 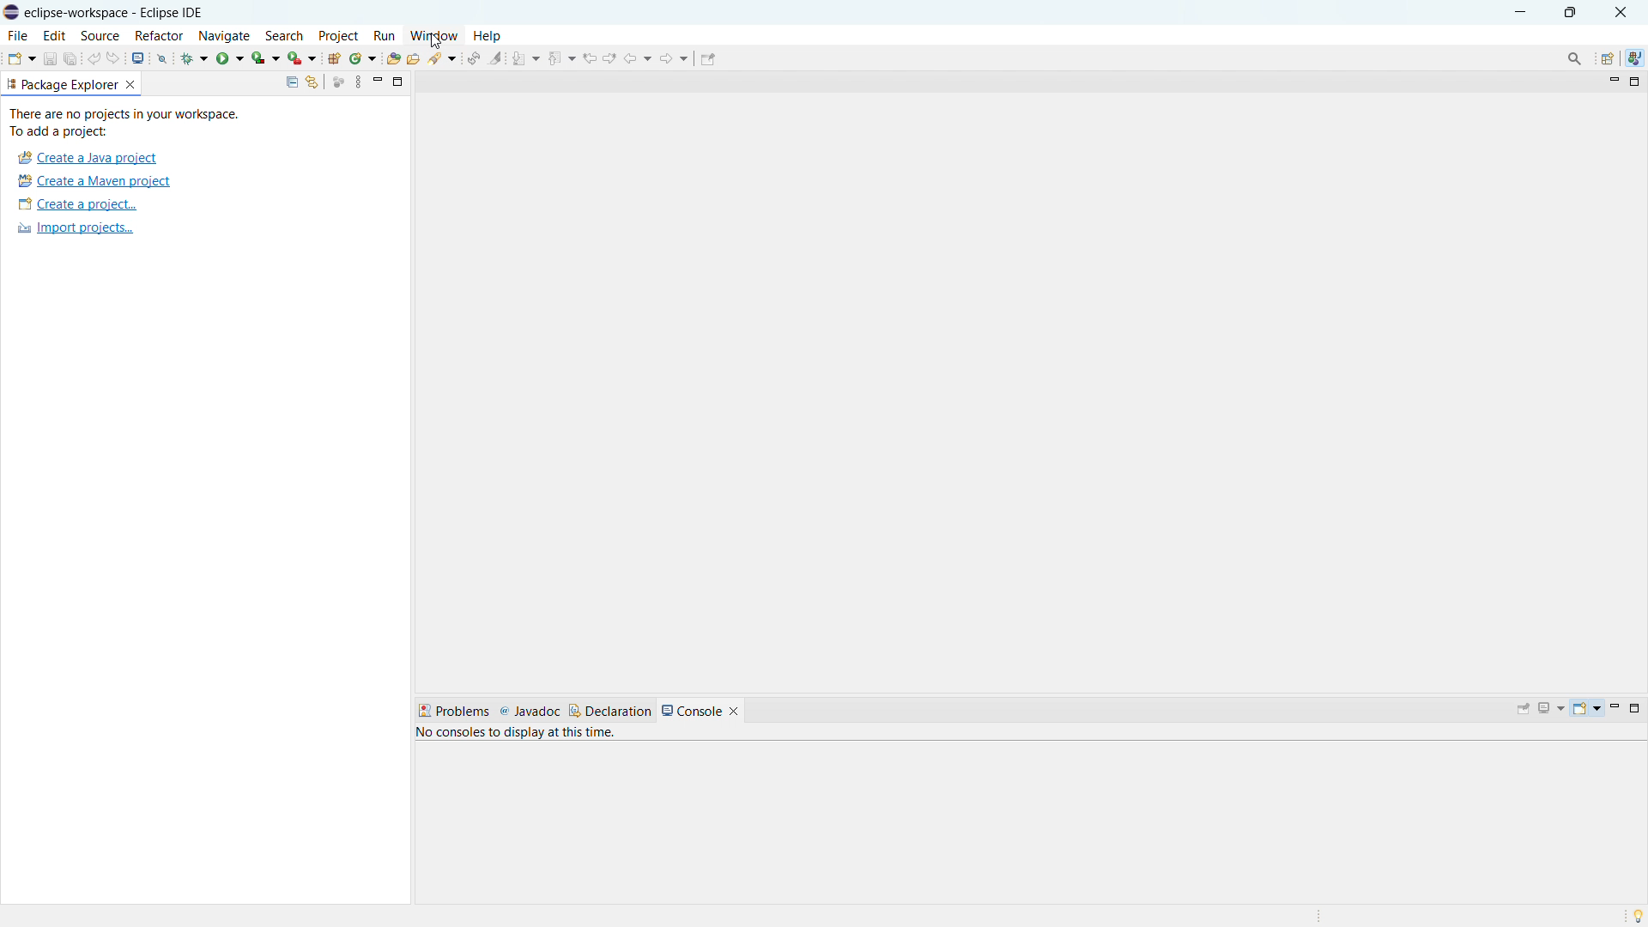 I want to click on java, so click(x=1634, y=59).